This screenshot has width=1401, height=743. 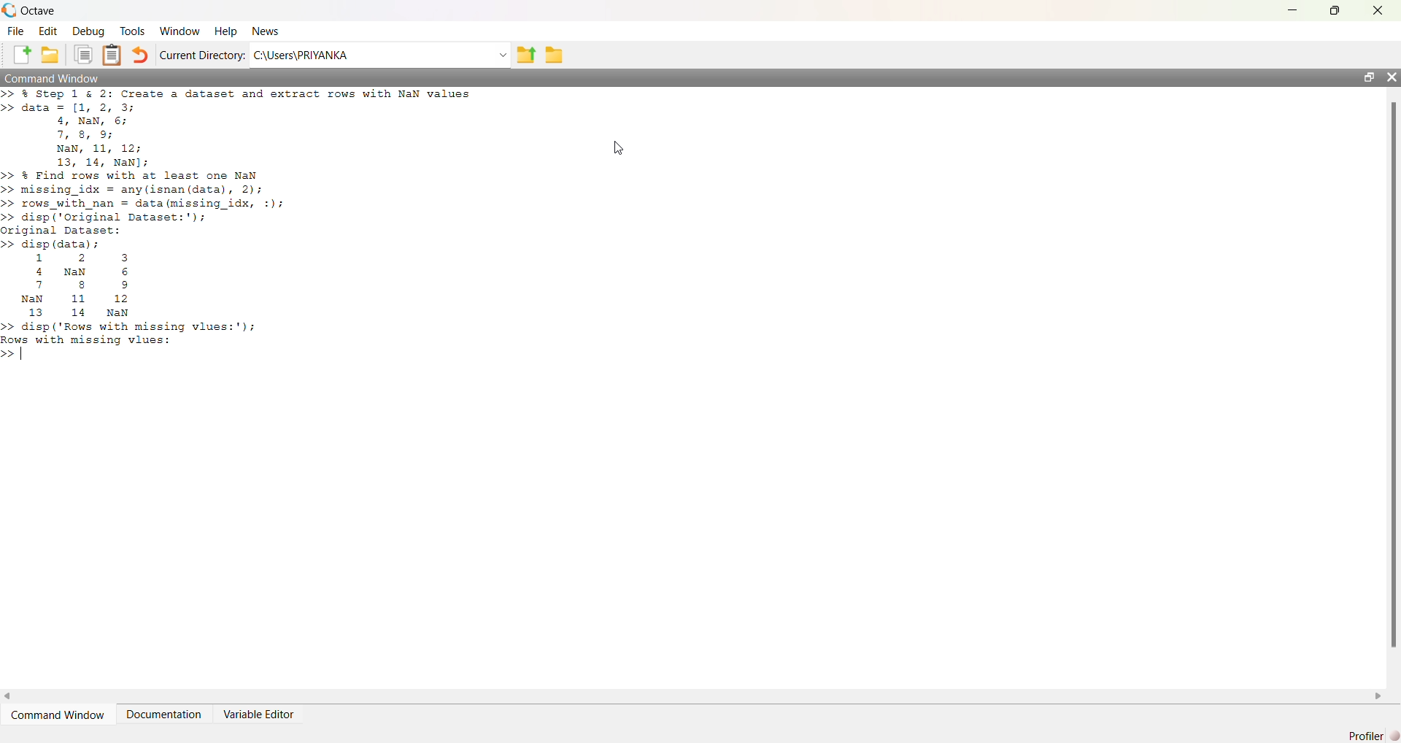 What do you see at coordinates (301, 55) in the screenshot?
I see `C:\Users\PRIYANKA` at bounding box center [301, 55].